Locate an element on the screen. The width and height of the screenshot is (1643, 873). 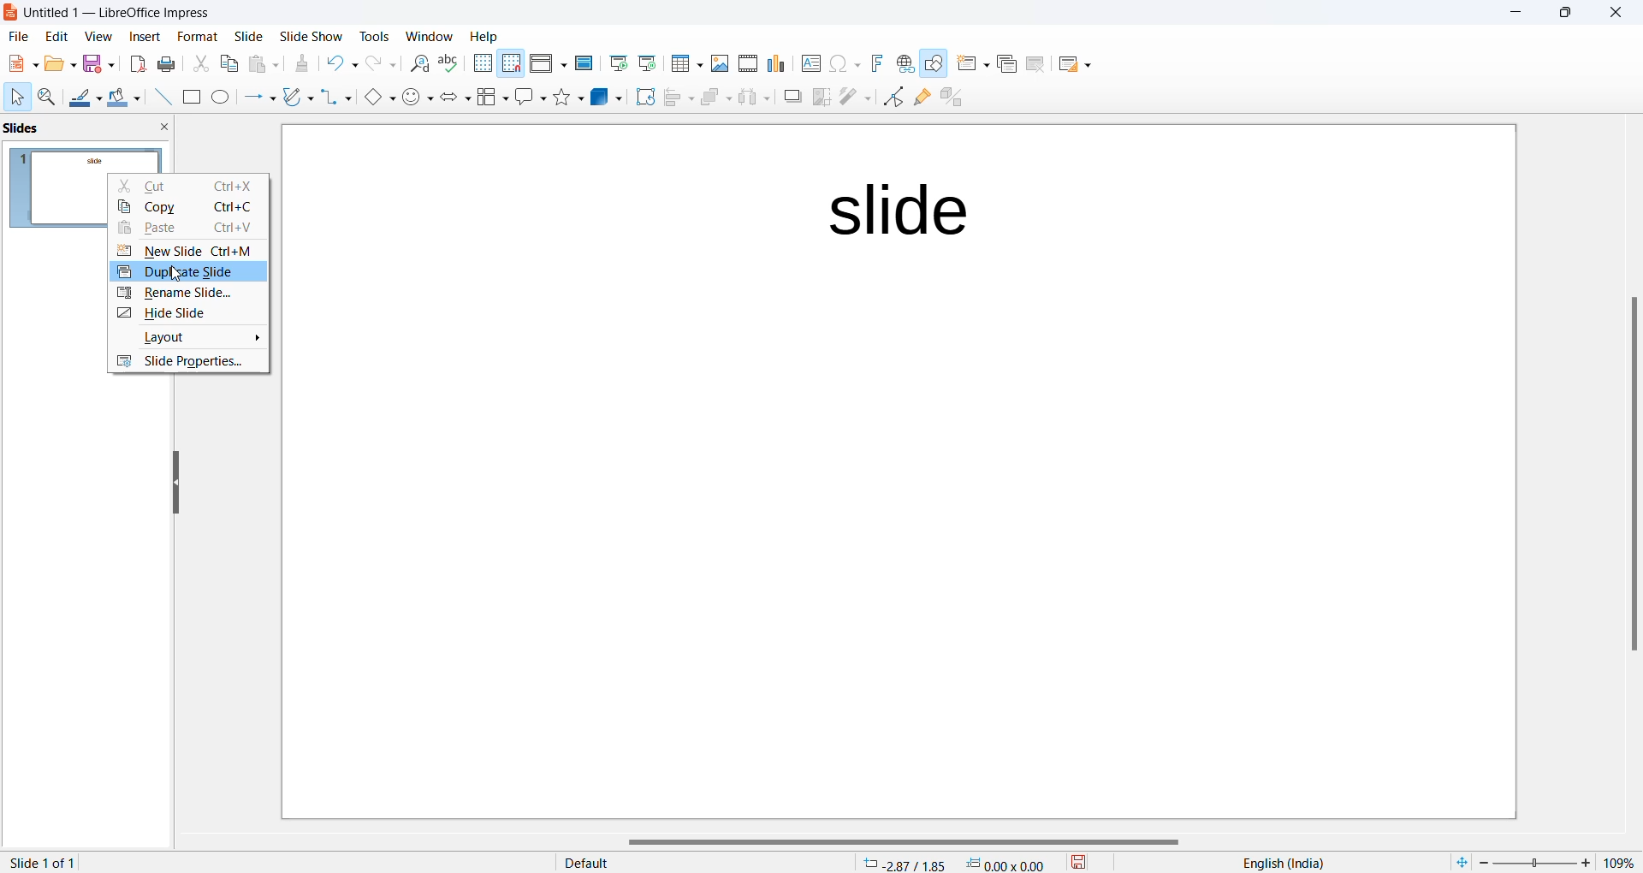
Shadow is located at coordinates (786, 98).